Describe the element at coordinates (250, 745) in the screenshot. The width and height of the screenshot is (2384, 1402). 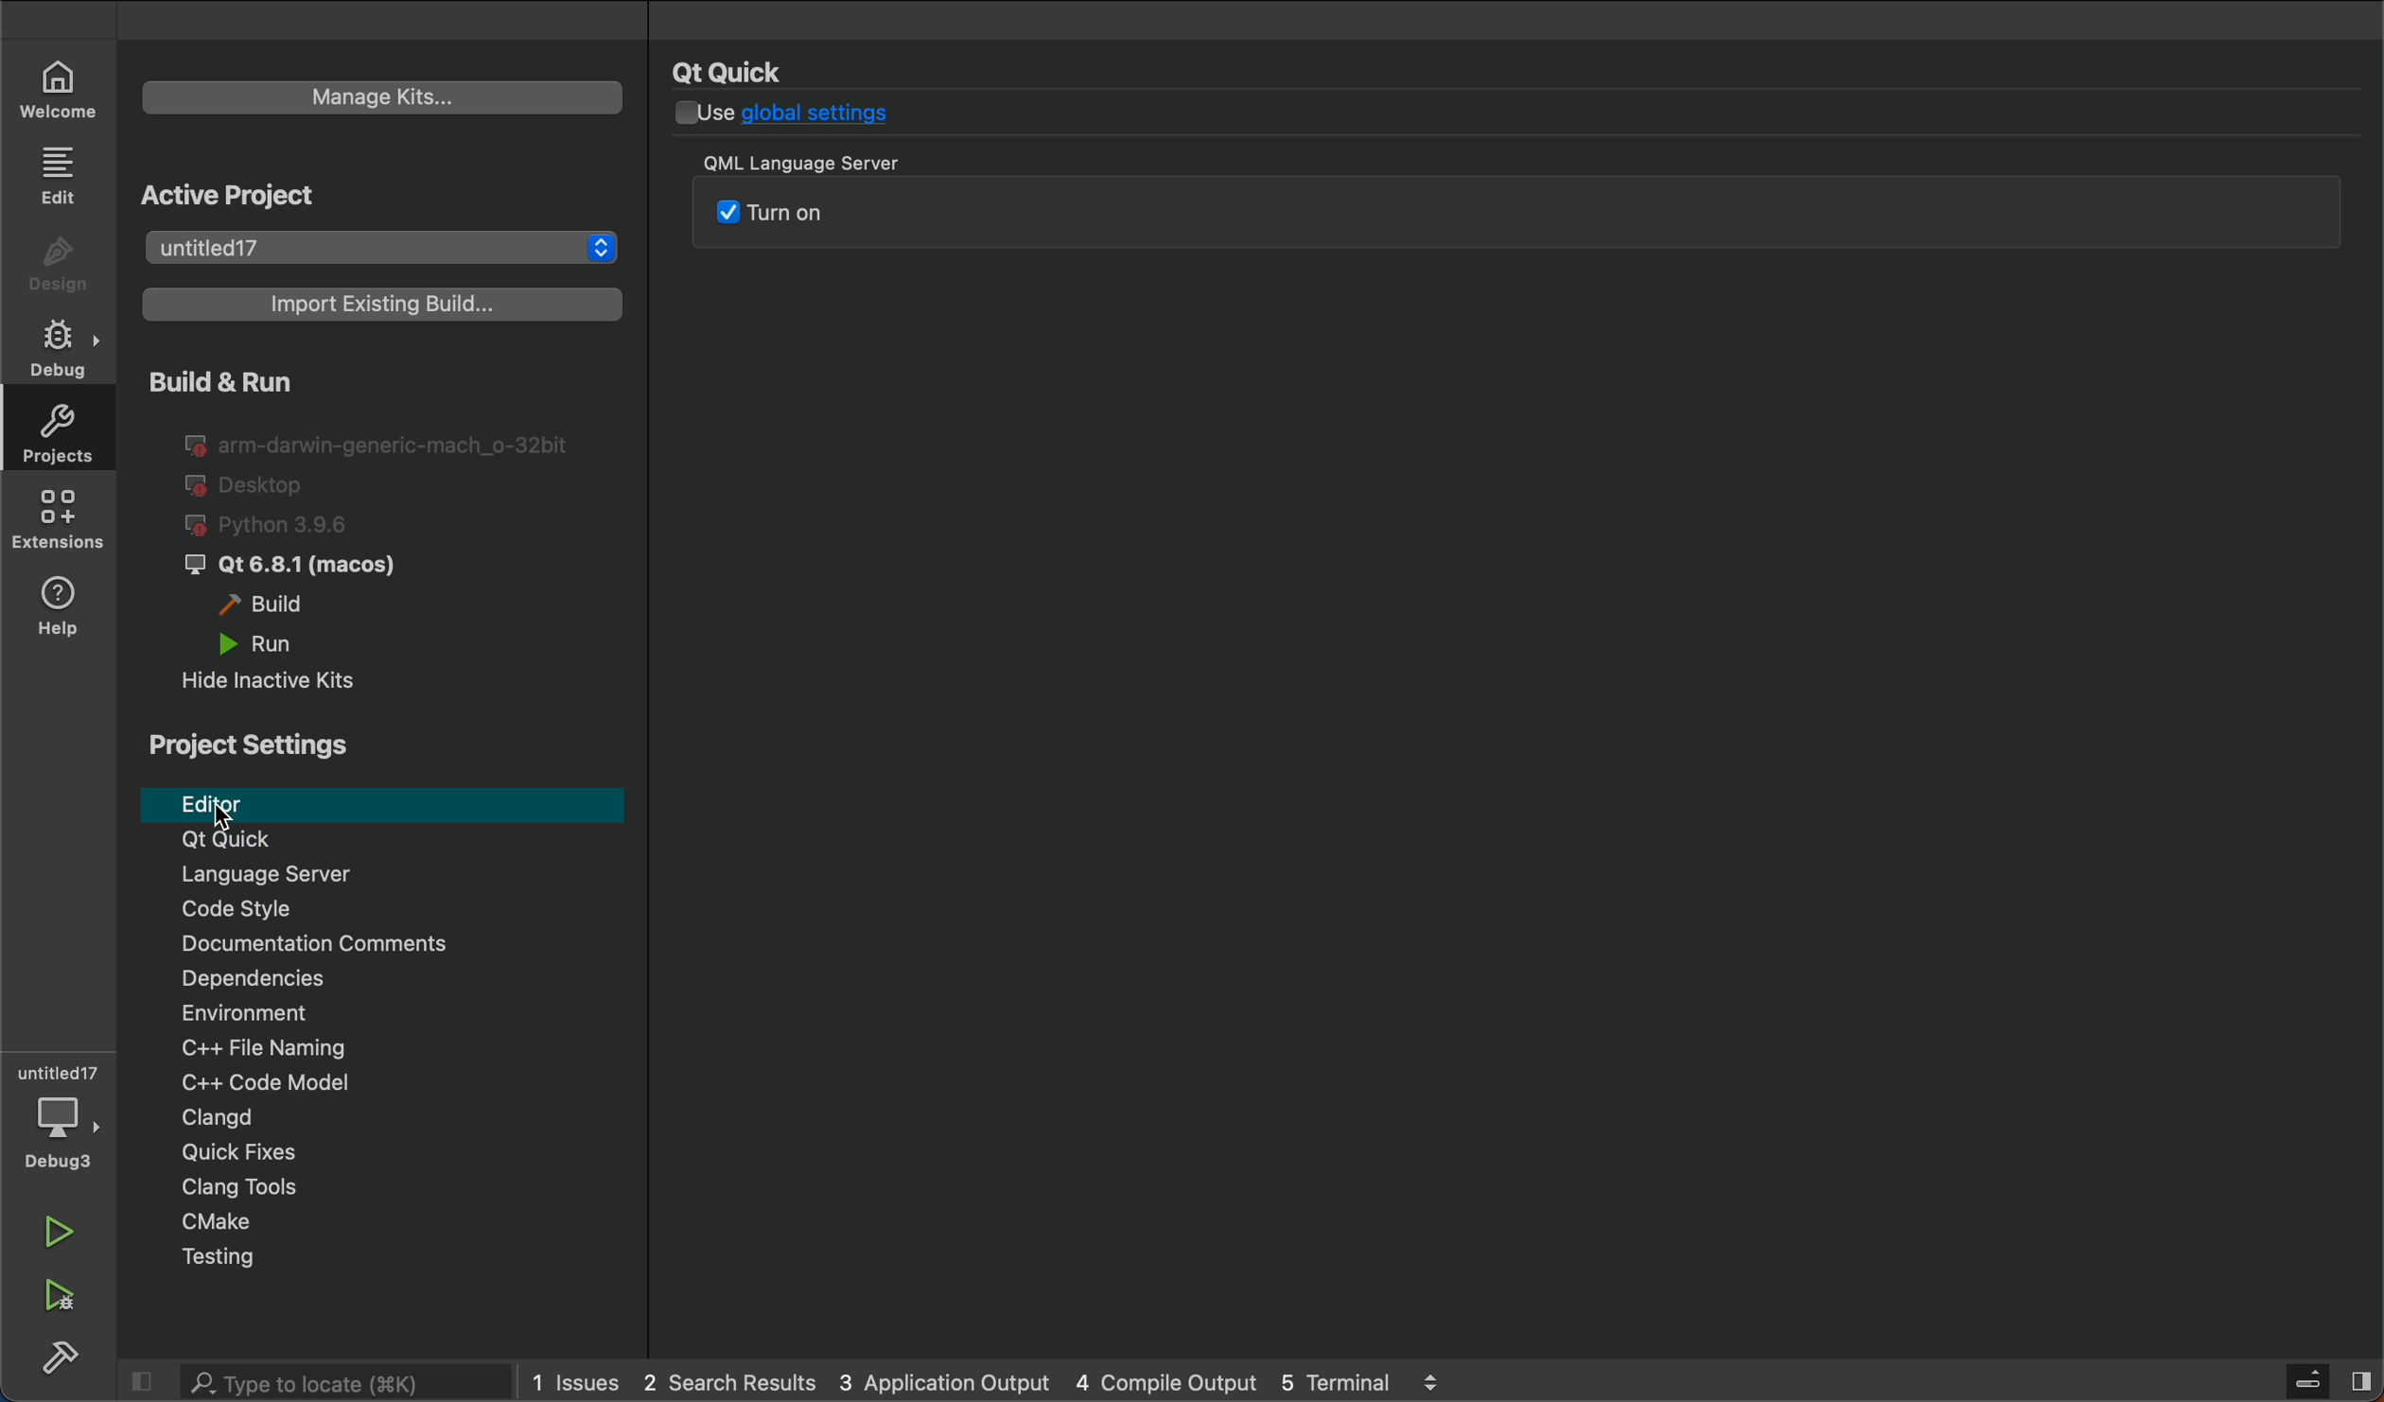
I see `project settings` at that location.